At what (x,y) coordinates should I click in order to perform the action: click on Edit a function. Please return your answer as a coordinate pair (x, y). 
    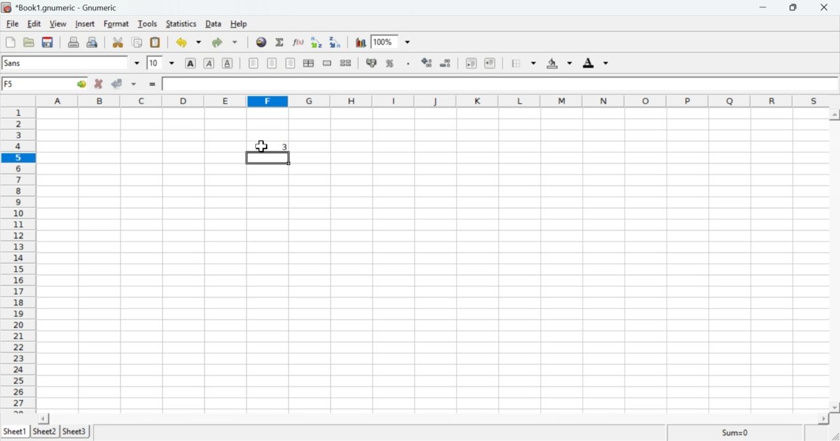
    Looking at the image, I should click on (299, 41).